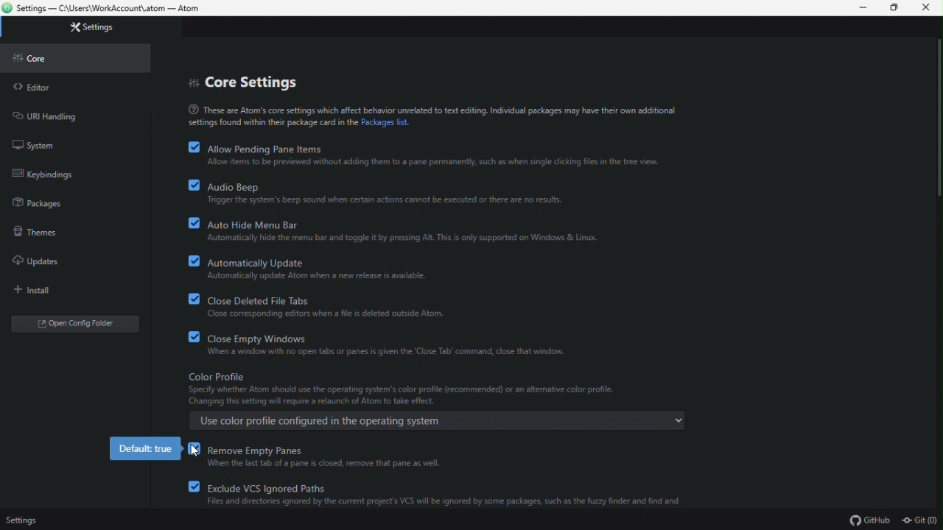  Describe the element at coordinates (194, 452) in the screenshot. I see `checkbox` at that location.